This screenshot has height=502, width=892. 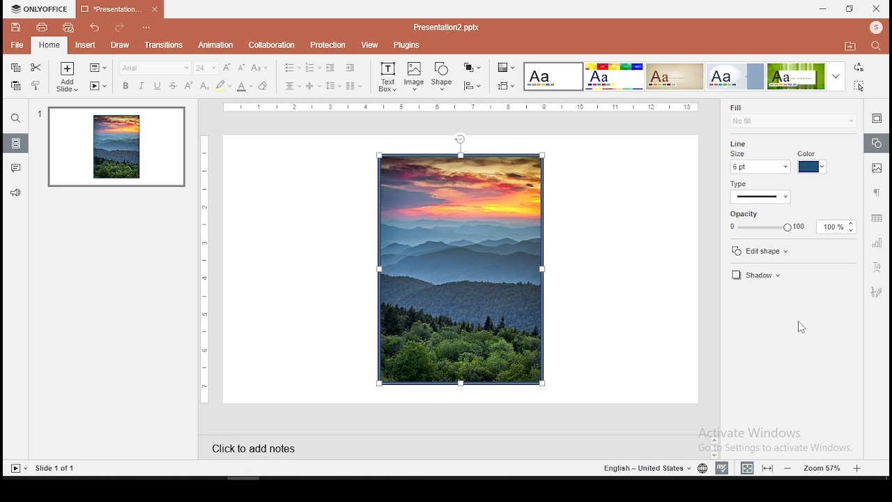 I want to click on find, so click(x=877, y=46).